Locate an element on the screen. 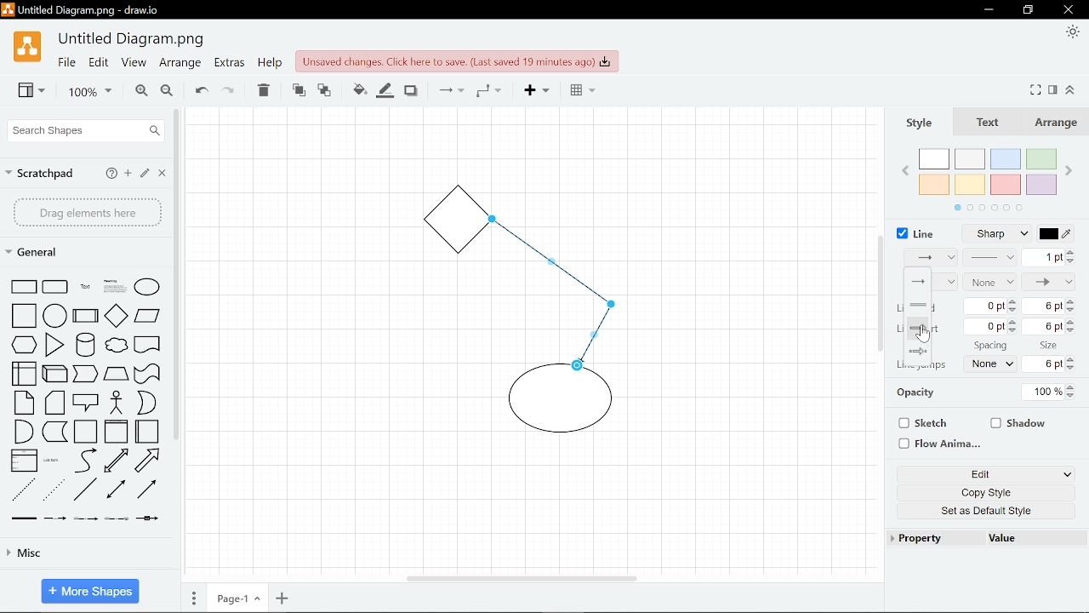 This screenshot has height=613, width=1089. Fill color is located at coordinates (356, 89).